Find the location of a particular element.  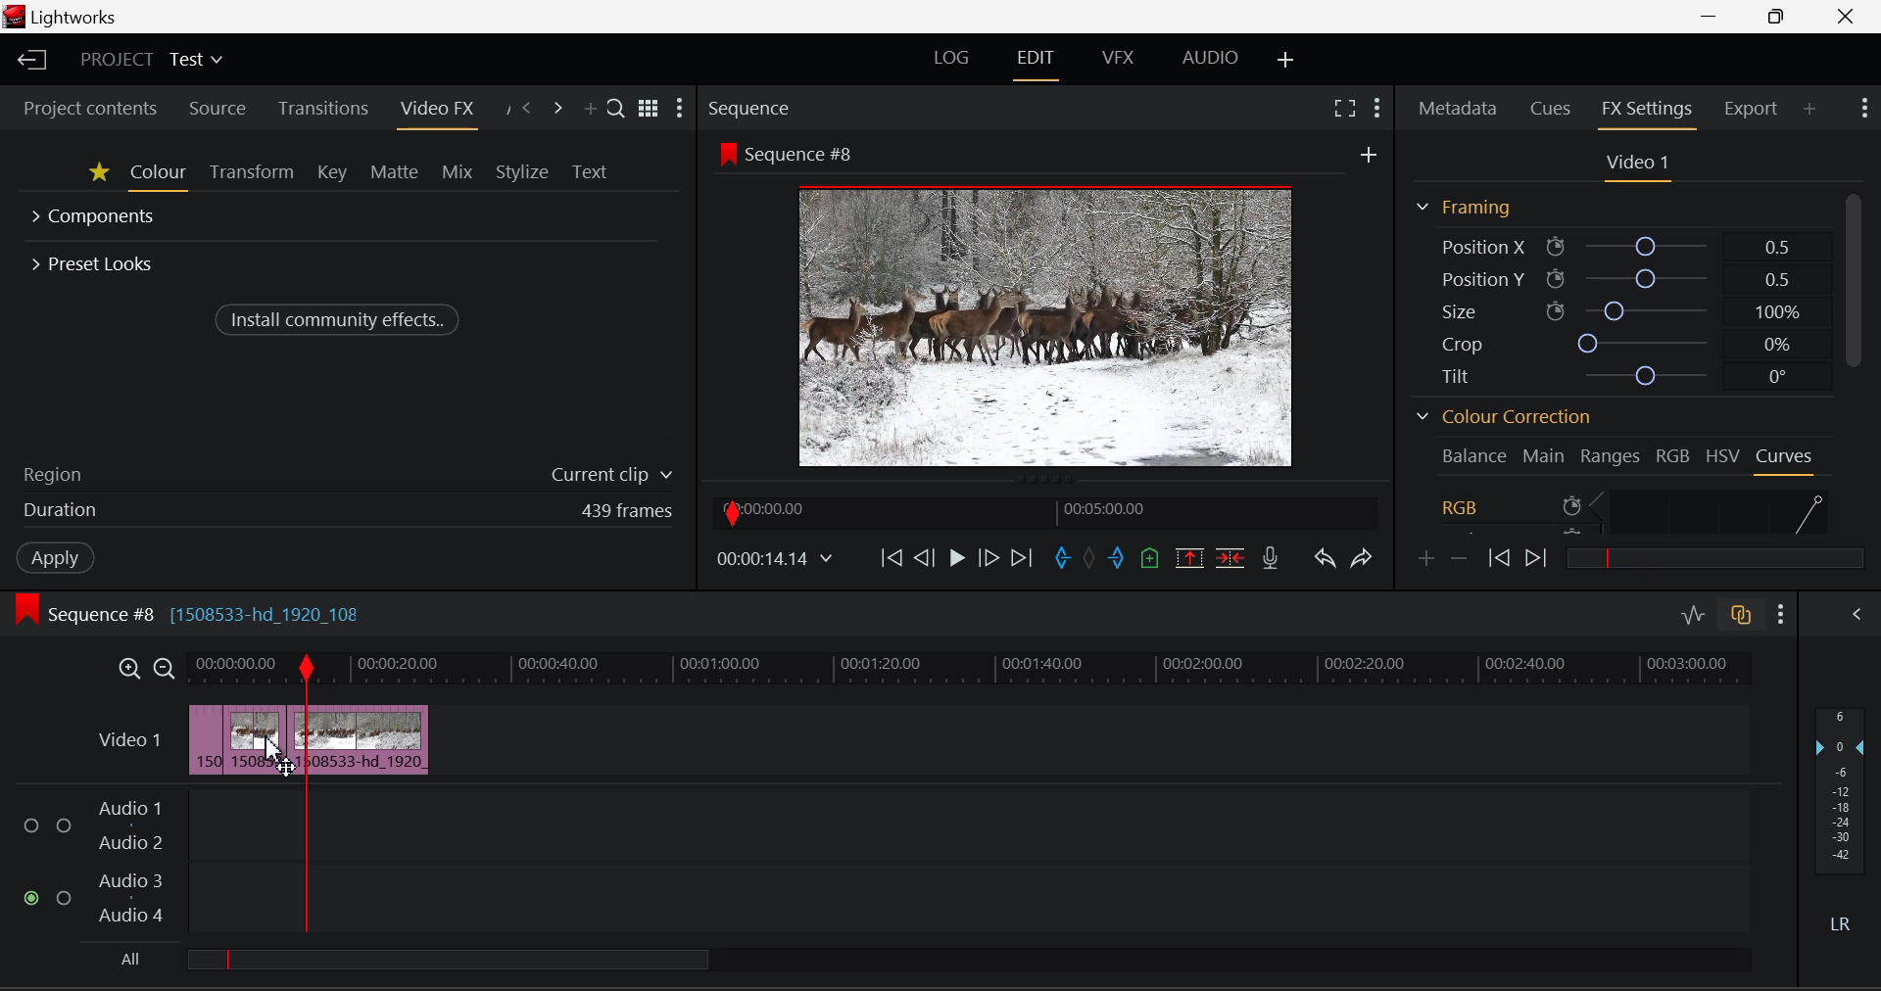

Crop is located at coordinates (1613, 342).